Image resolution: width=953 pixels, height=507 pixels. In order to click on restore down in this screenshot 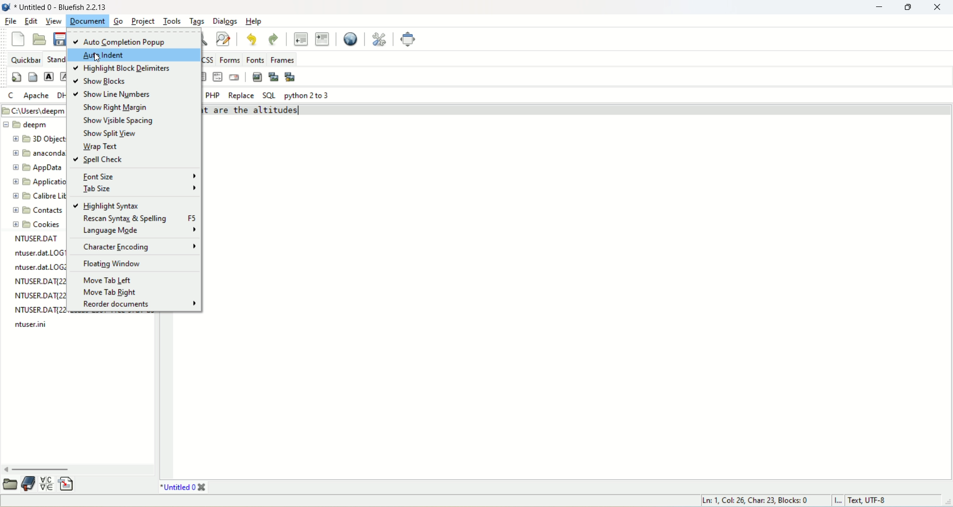, I will do `click(907, 7)`.